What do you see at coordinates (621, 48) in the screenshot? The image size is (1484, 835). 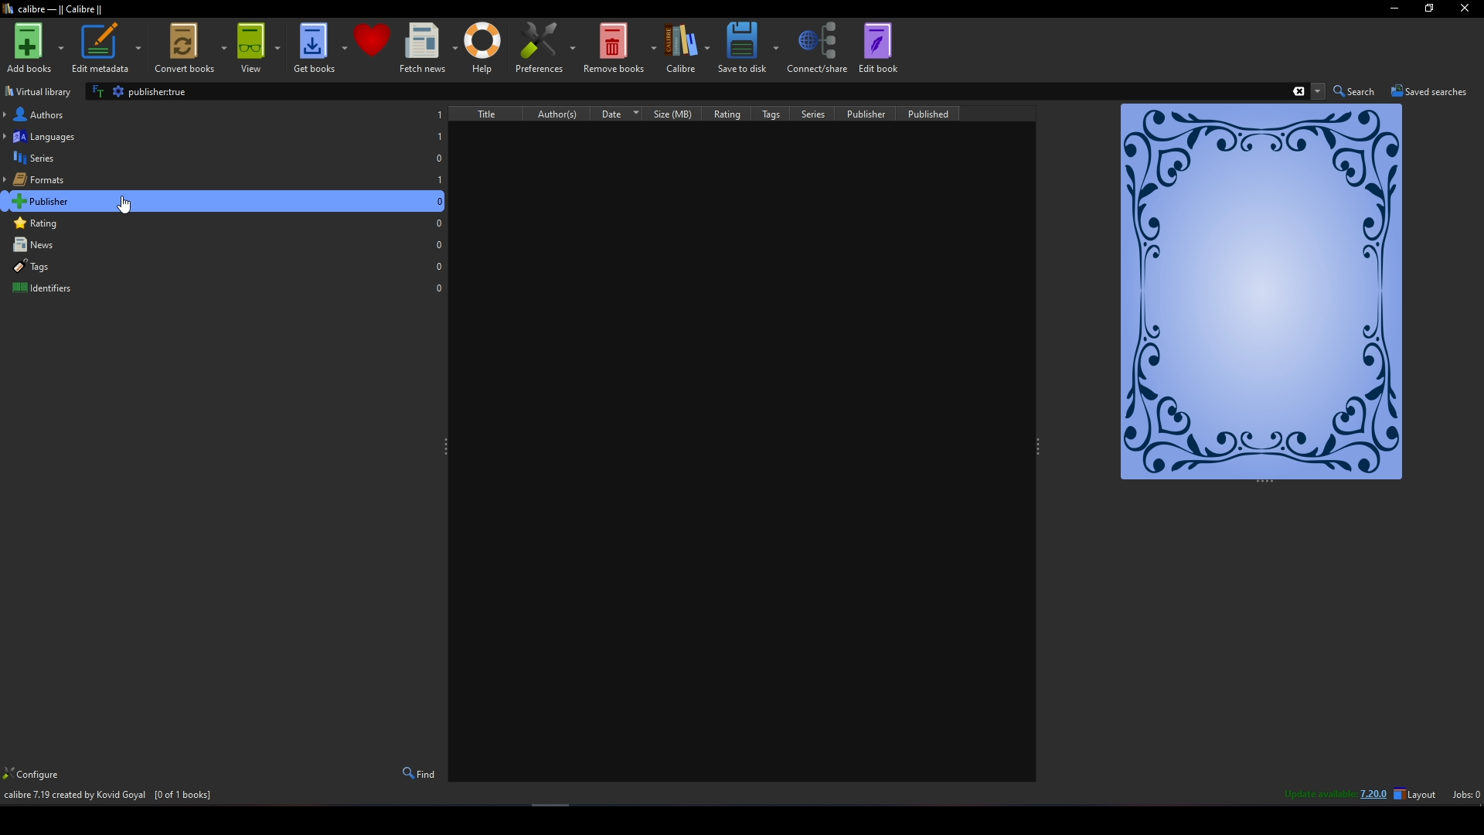 I see `Remove books` at bounding box center [621, 48].